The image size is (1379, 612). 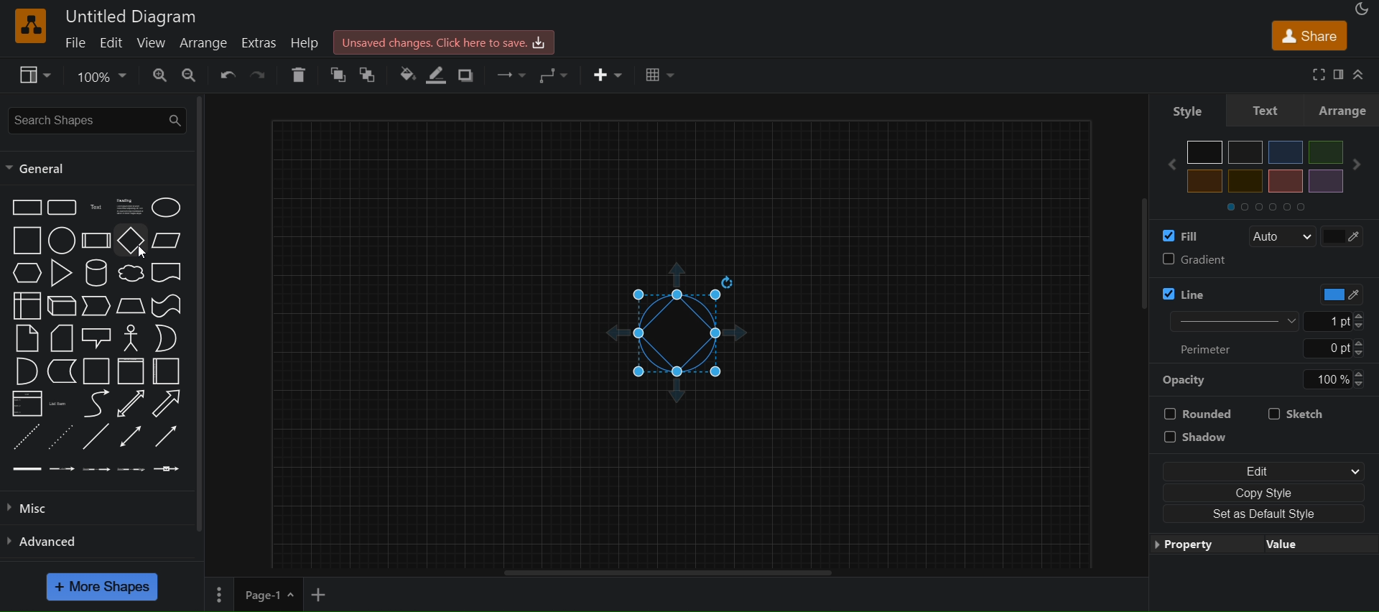 I want to click on logo, so click(x=29, y=26).